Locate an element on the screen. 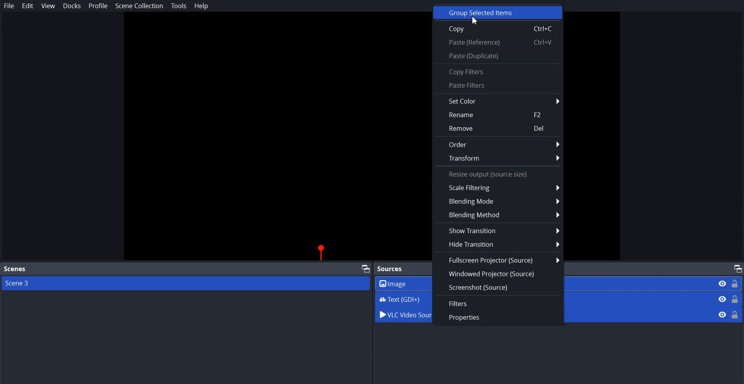 This screenshot has height=384, width=744. Remove is located at coordinates (498, 128).